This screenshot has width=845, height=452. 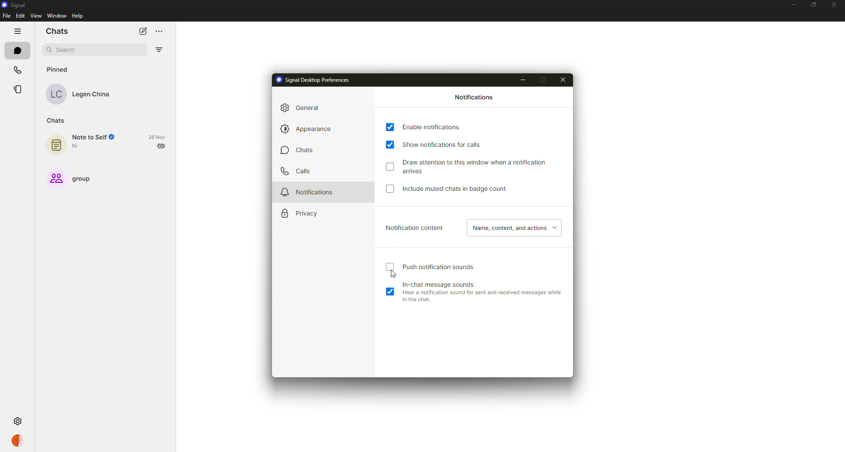 I want to click on signal desktop preferences, so click(x=315, y=80).